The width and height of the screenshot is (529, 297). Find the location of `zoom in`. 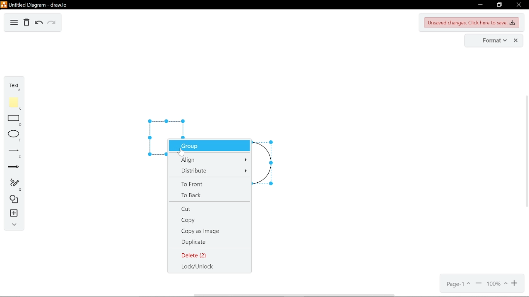

zoom in is located at coordinates (515, 285).